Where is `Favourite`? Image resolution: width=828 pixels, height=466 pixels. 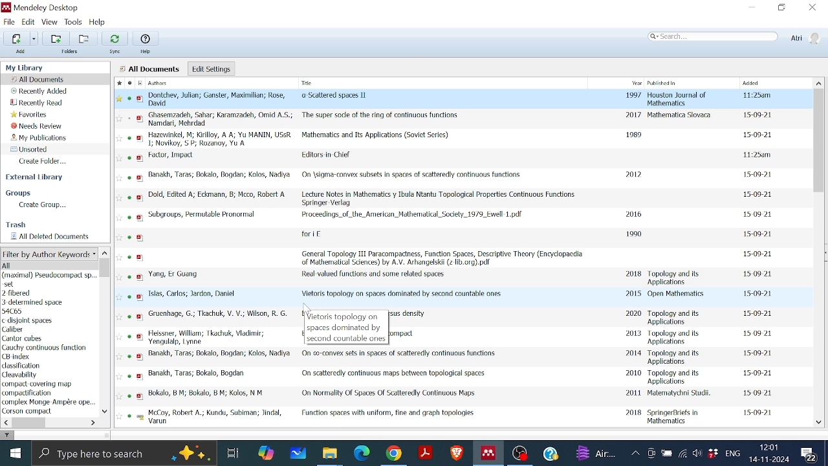 Favourite is located at coordinates (119, 257).